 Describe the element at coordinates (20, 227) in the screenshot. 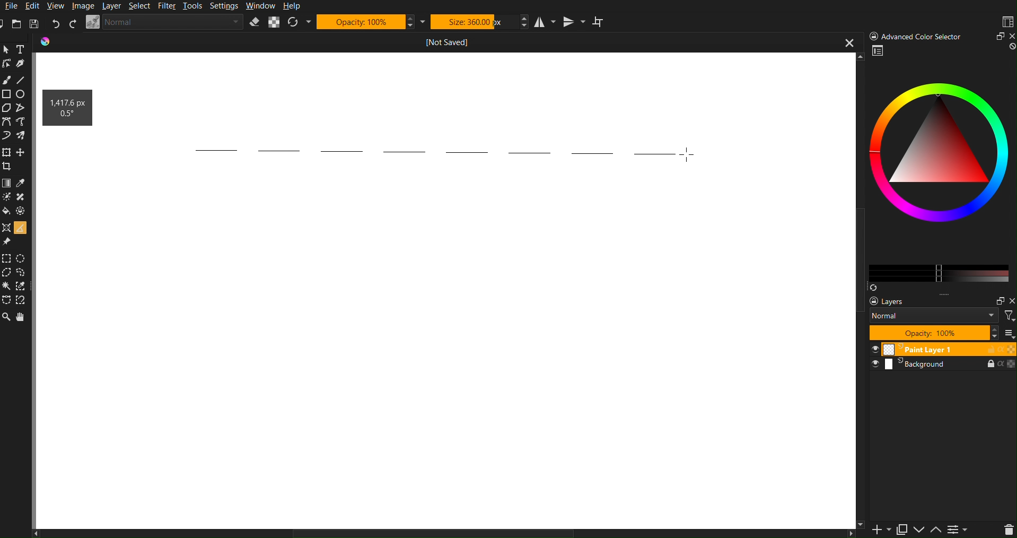

I see `Ruler Tool` at that location.